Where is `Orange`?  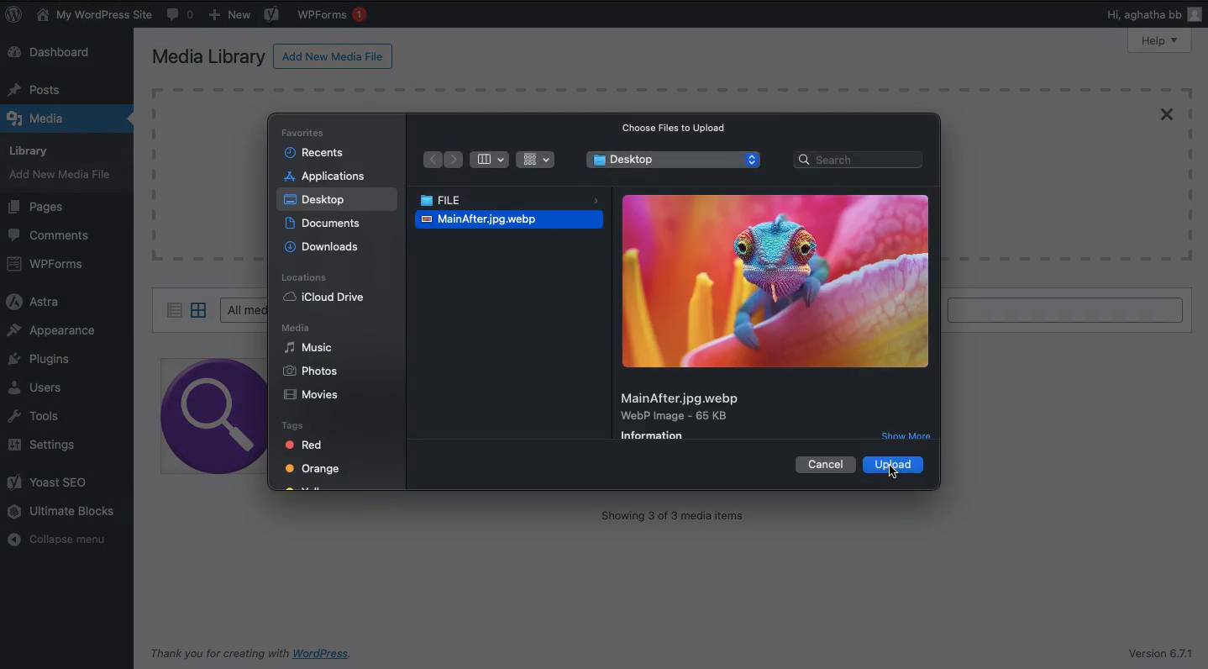
Orange is located at coordinates (313, 470).